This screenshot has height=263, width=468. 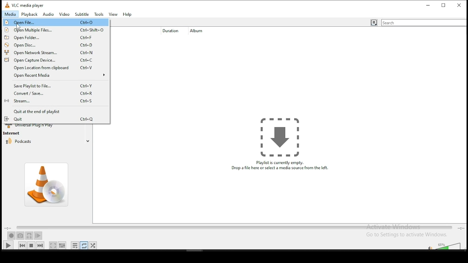 What do you see at coordinates (56, 30) in the screenshot?
I see `open multiple file` at bounding box center [56, 30].